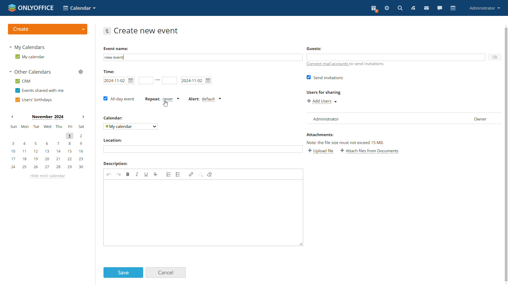 Image resolution: width=508 pixels, height=286 pixels. What do you see at coordinates (166, 272) in the screenshot?
I see `cancel` at bounding box center [166, 272].